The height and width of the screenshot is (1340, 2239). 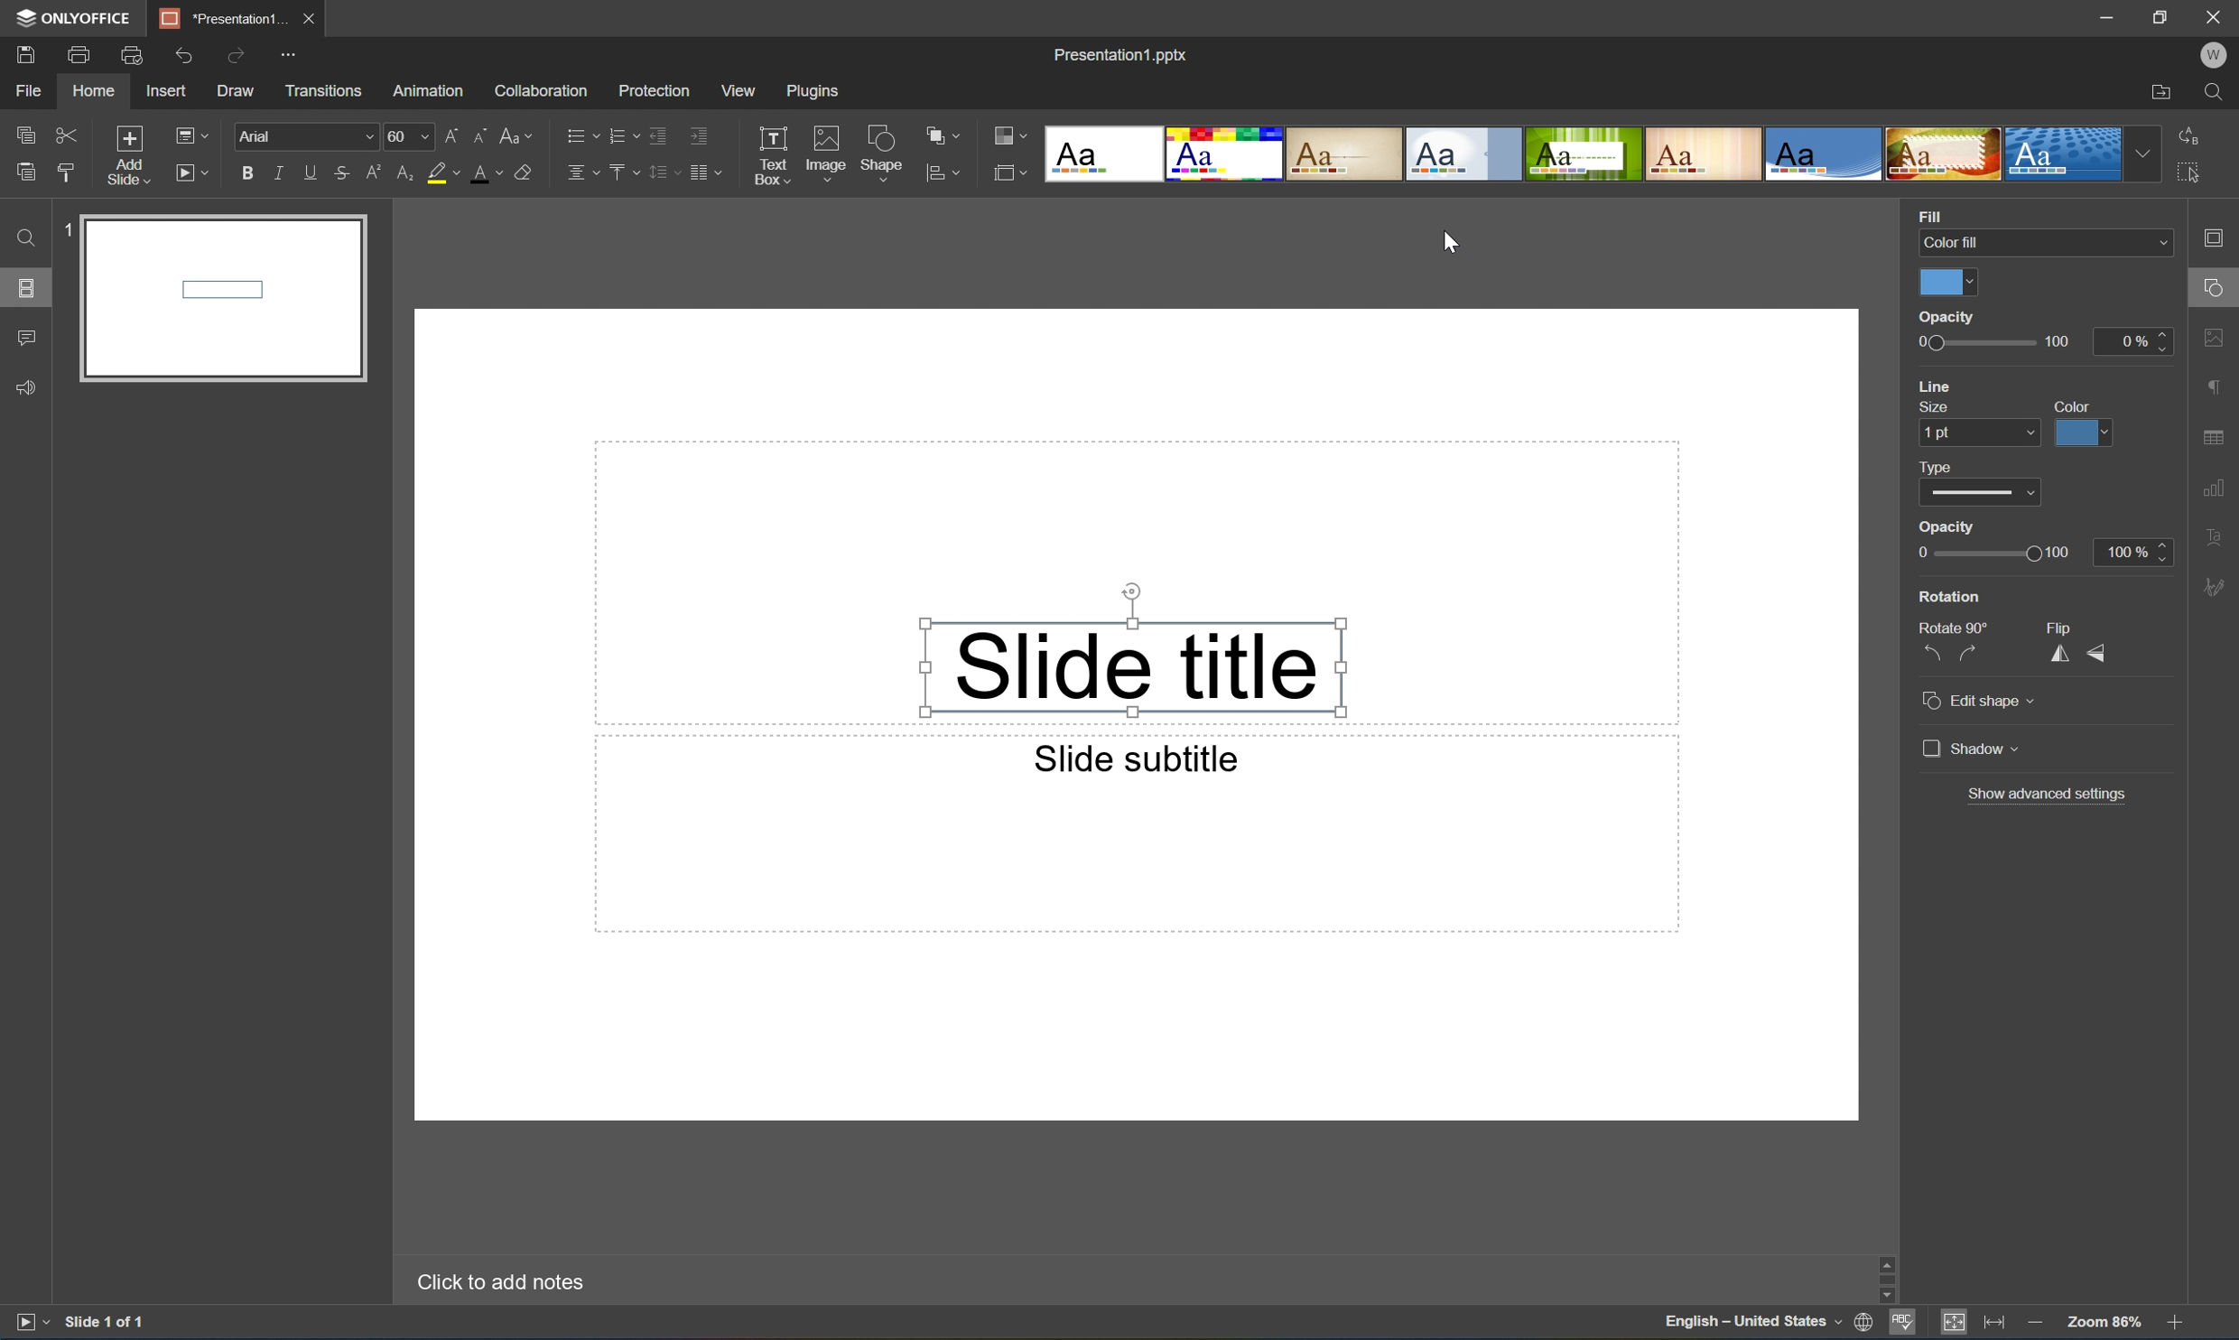 What do you see at coordinates (701, 132) in the screenshot?
I see `Increase indent` at bounding box center [701, 132].